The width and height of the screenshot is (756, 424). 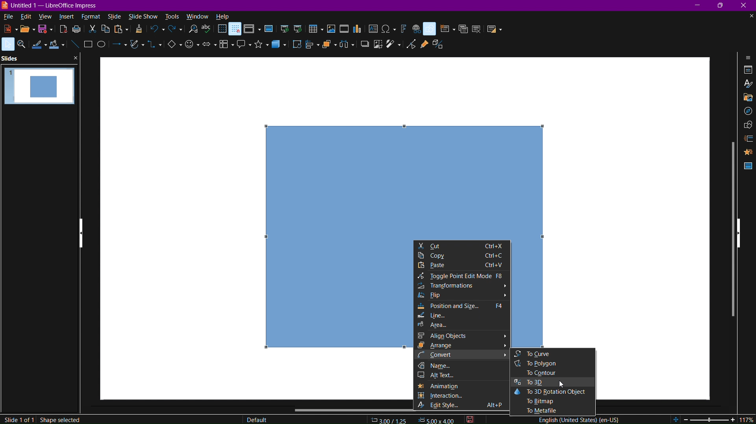 I want to click on Snap to Grid, so click(x=235, y=29).